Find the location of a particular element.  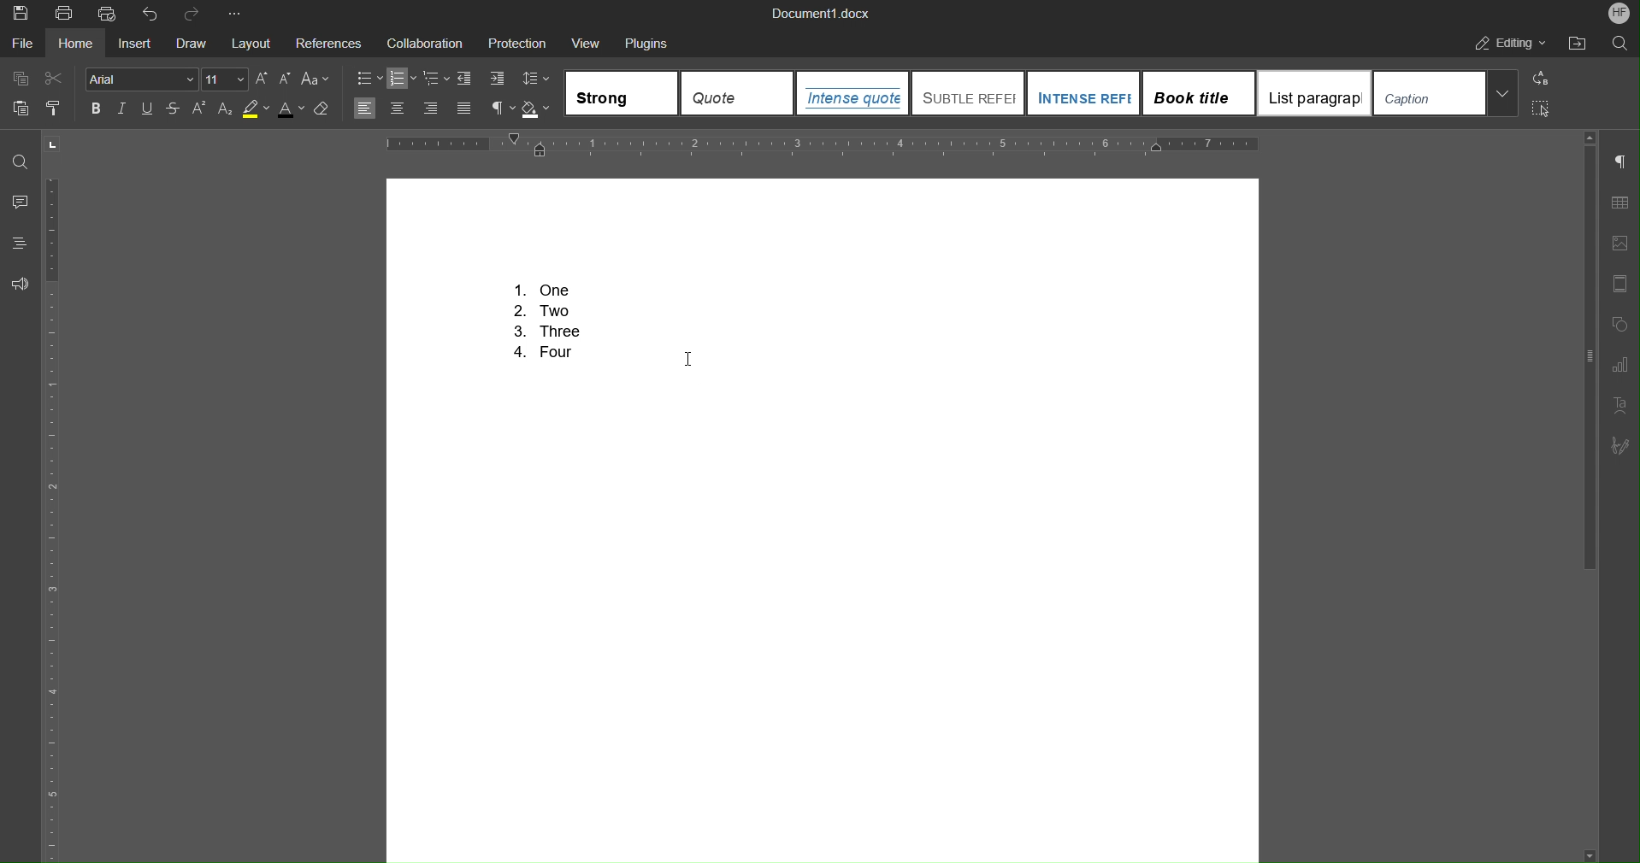

Document Title is located at coordinates (817, 13).